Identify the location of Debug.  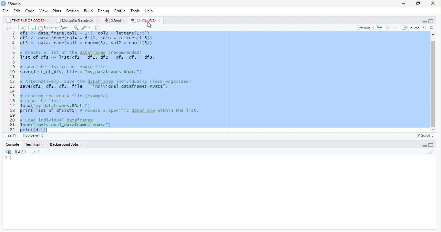
(104, 11).